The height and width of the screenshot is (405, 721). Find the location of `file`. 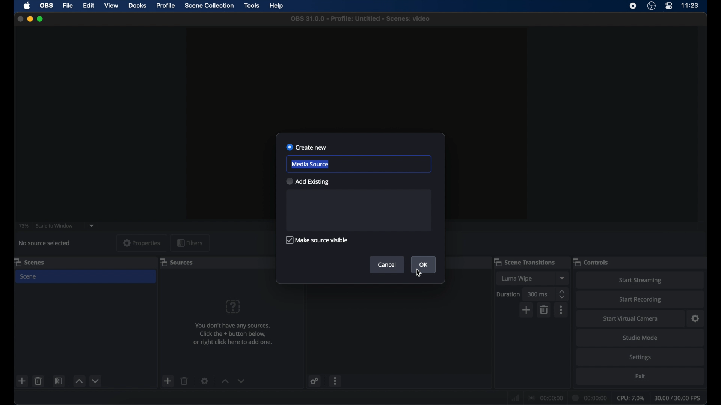

file is located at coordinates (68, 6).